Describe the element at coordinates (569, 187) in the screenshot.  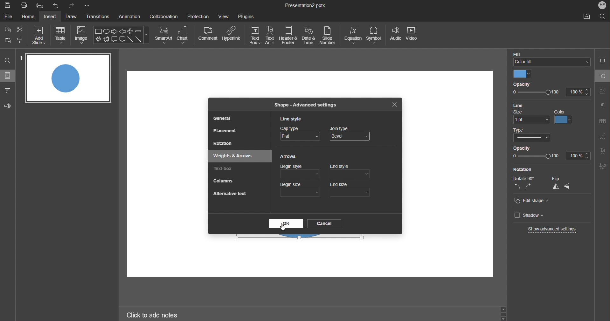
I see `horizontal` at that location.